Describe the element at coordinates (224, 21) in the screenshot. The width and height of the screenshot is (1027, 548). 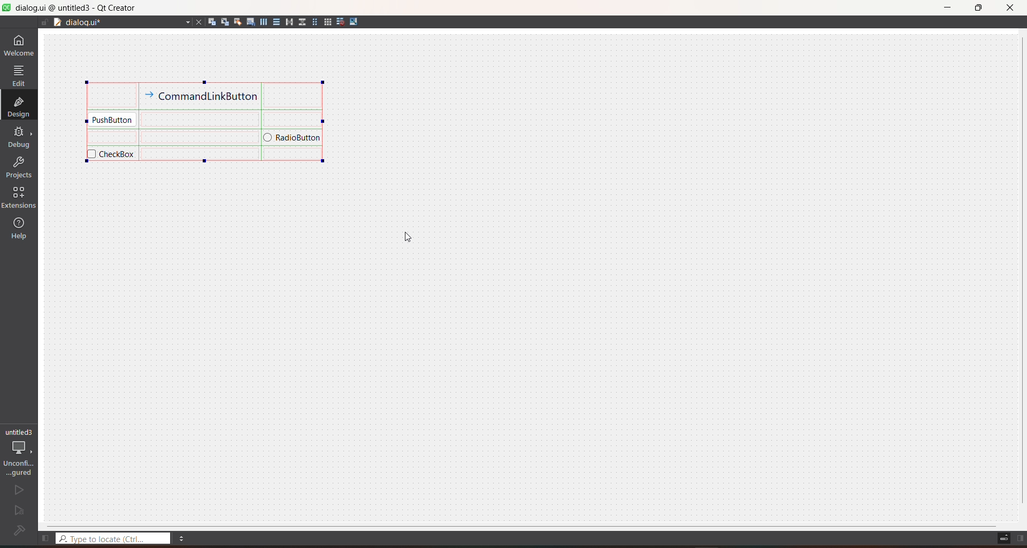
I see `edit signals` at that location.